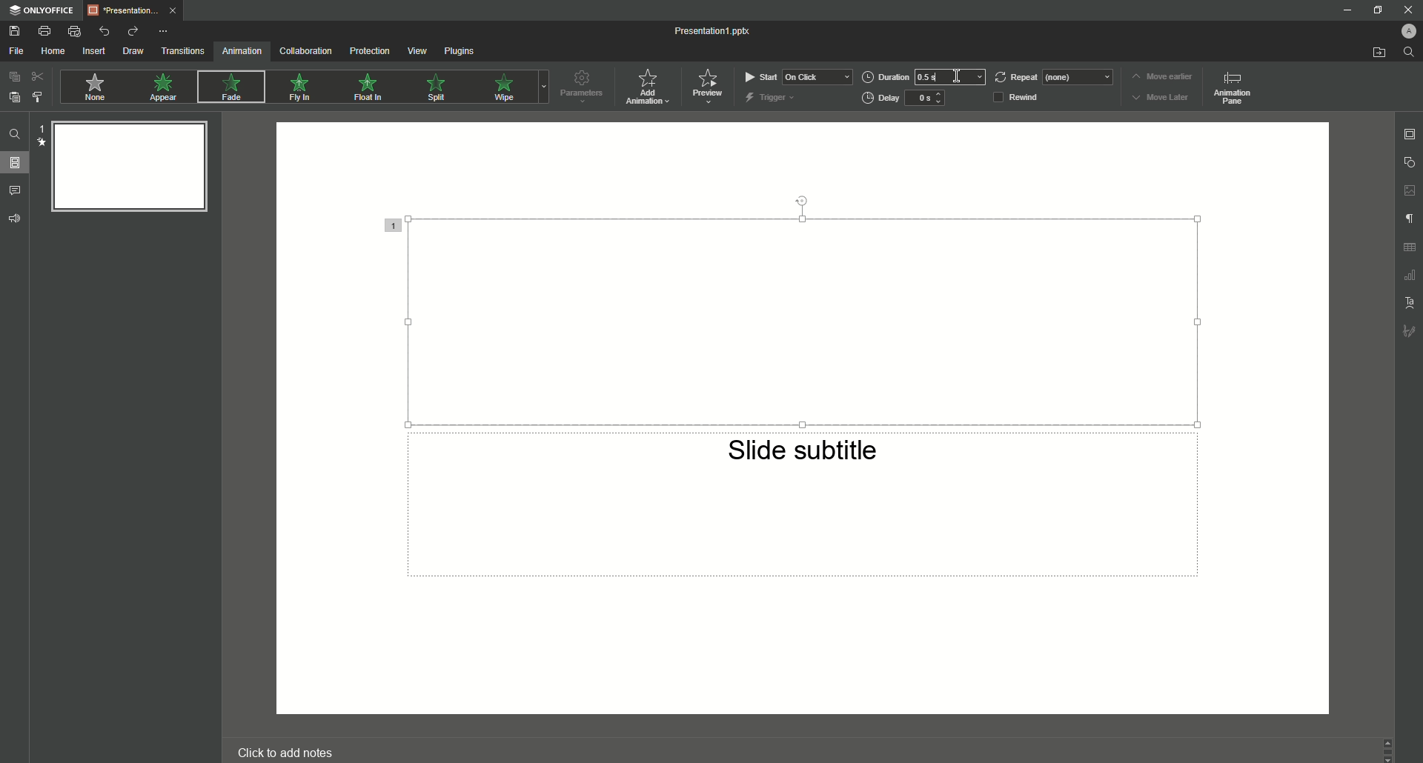 The height and width of the screenshot is (763, 1423). What do you see at coordinates (714, 32) in the screenshot?
I see `Presentation 1` at bounding box center [714, 32].